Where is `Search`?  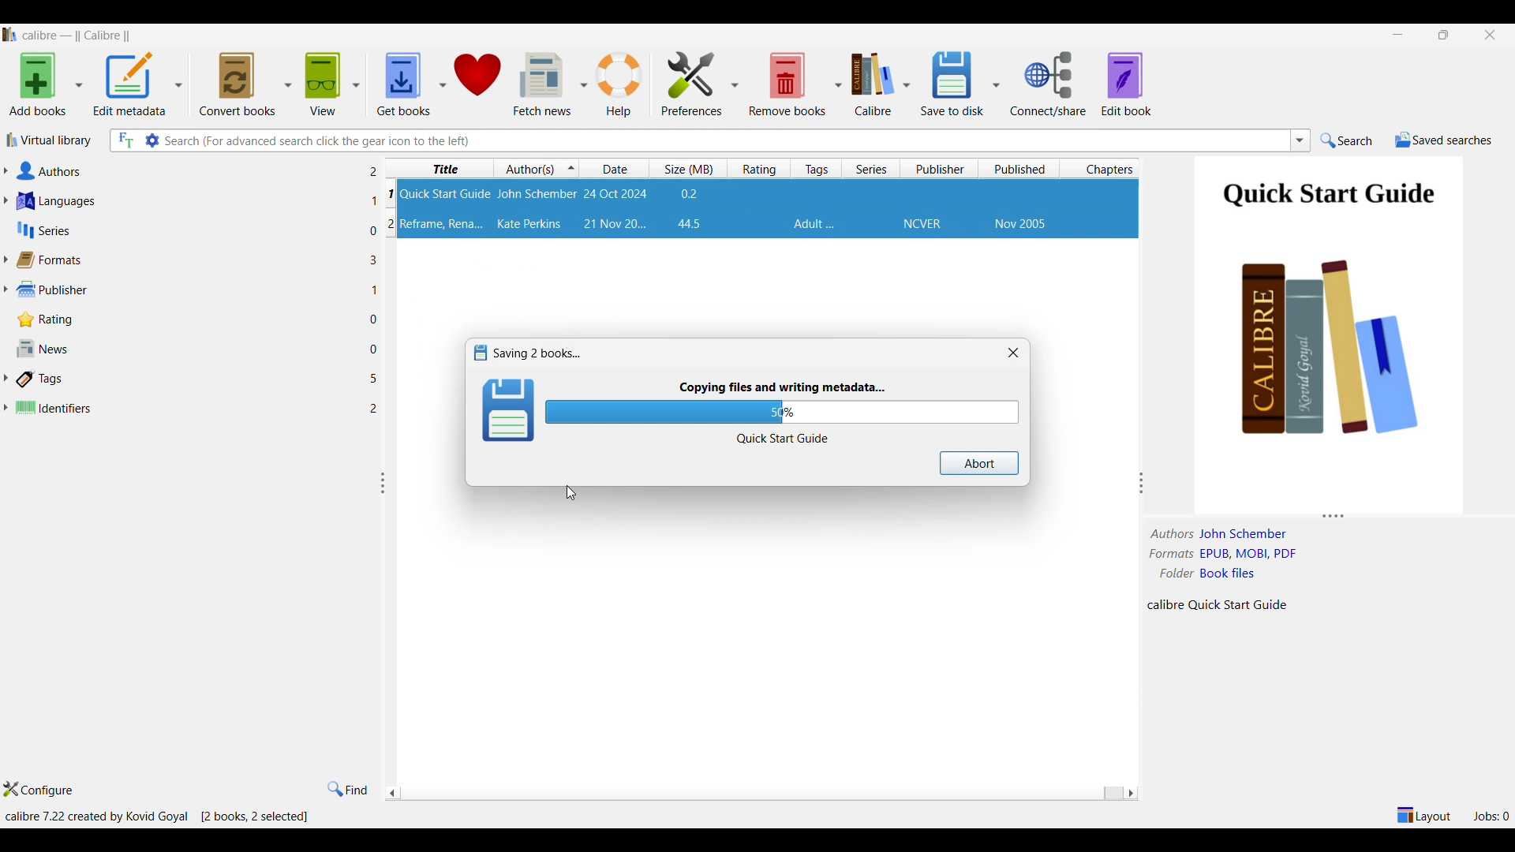
Search is located at coordinates (1347, 140).